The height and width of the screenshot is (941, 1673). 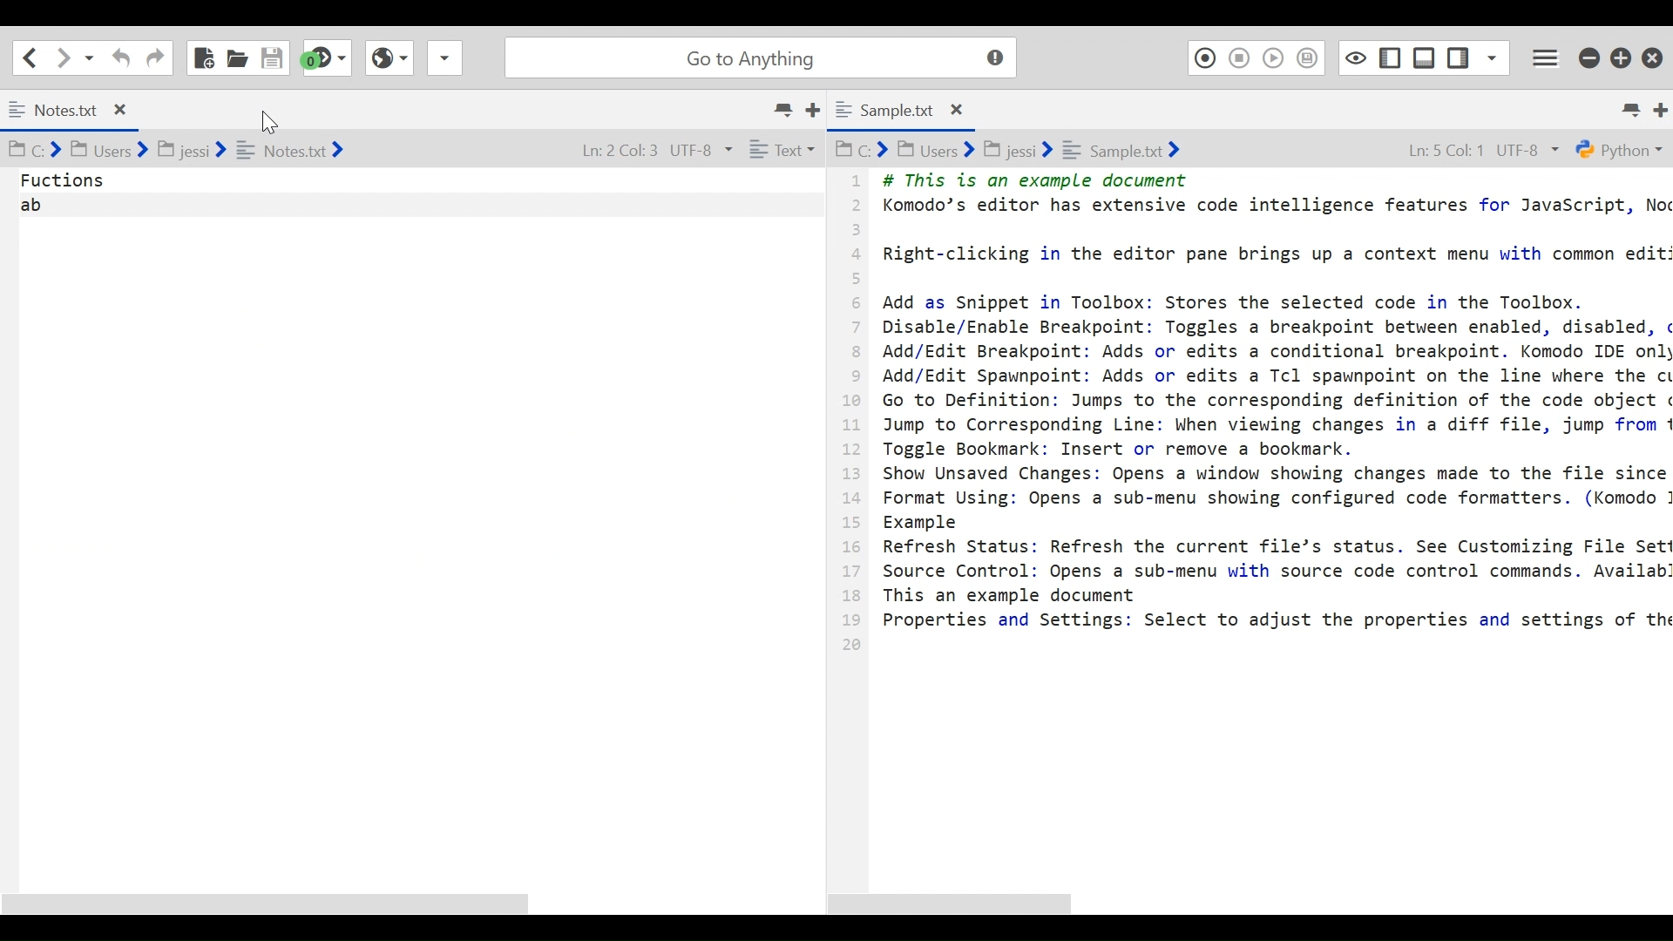 What do you see at coordinates (1619, 149) in the screenshot?
I see `Python` at bounding box center [1619, 149].